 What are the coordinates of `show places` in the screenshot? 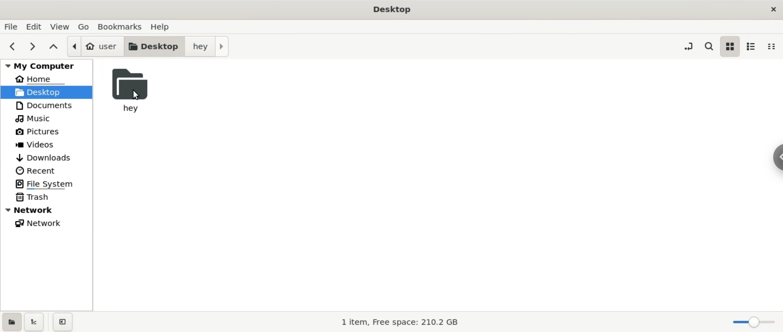 It's located at (11, 321).